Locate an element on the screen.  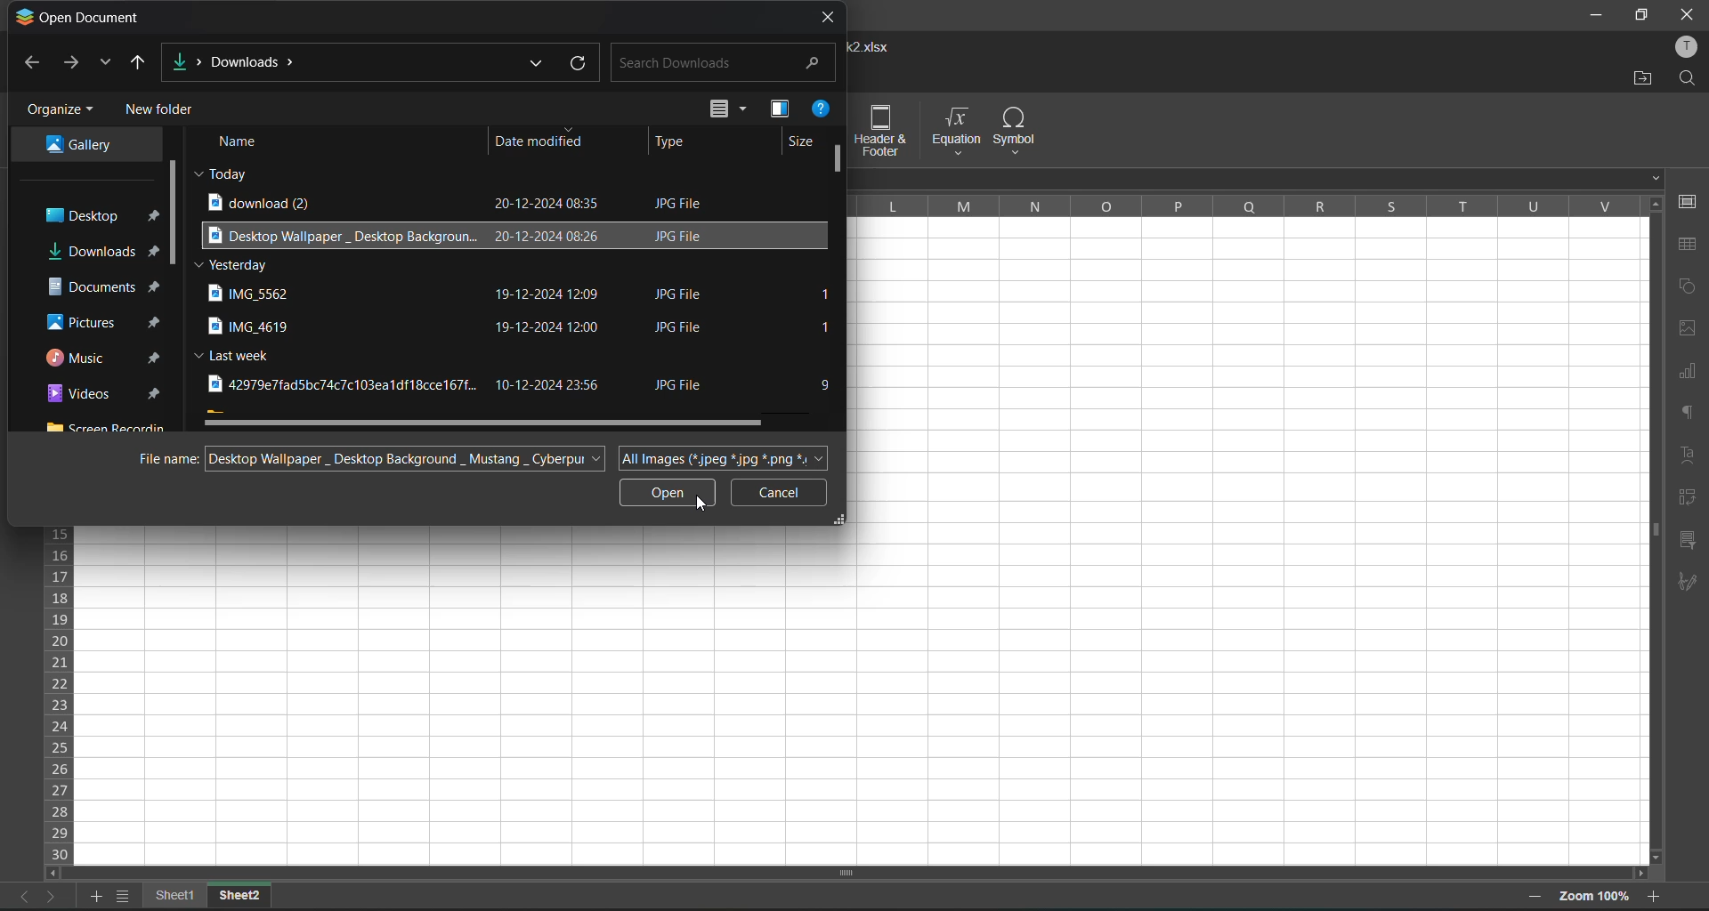
open is located at coordinates (667, 493).